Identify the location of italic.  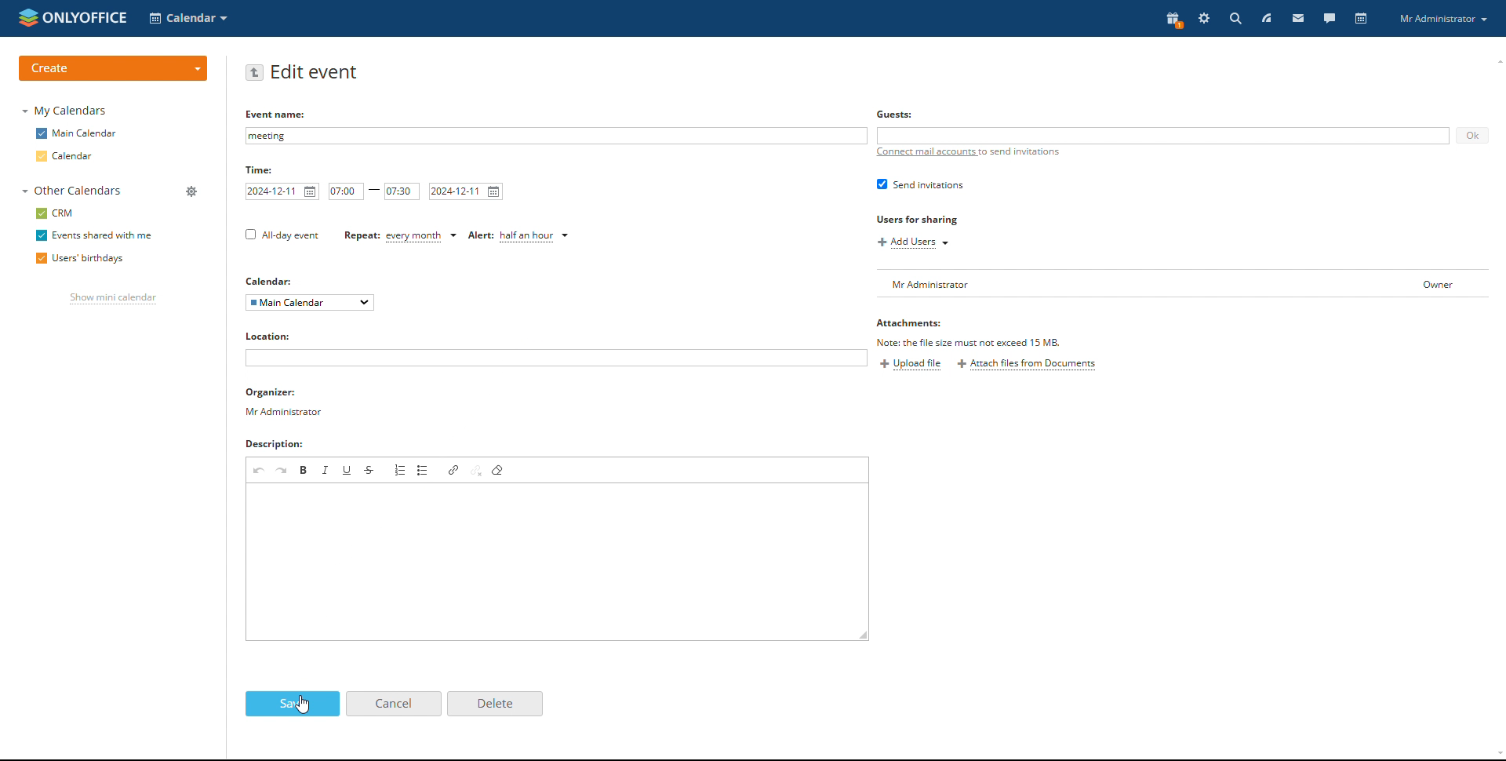
(326, 470).